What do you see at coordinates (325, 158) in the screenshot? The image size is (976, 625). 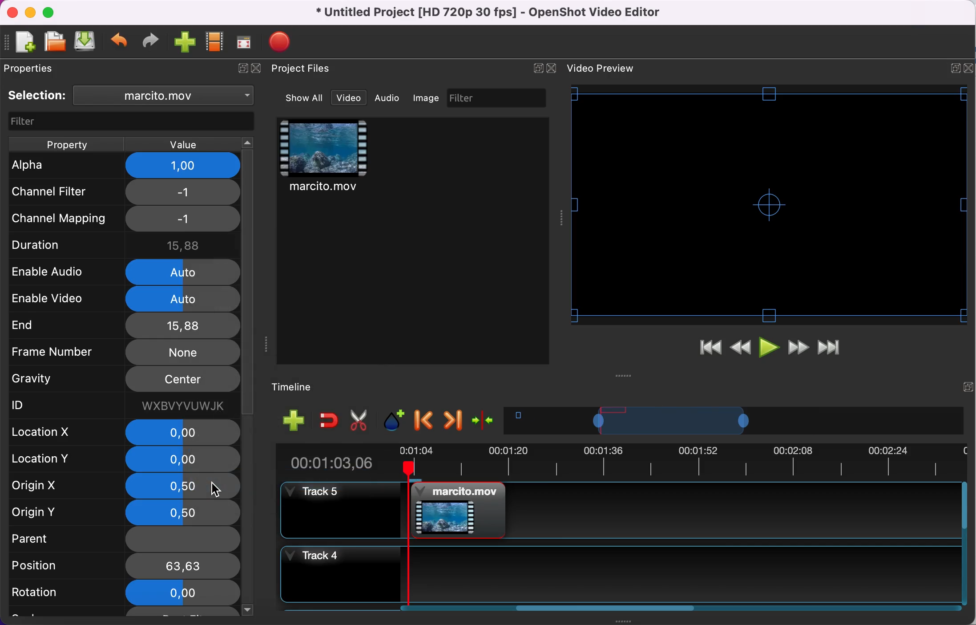 I see `video` at bounding box center [325, 158].